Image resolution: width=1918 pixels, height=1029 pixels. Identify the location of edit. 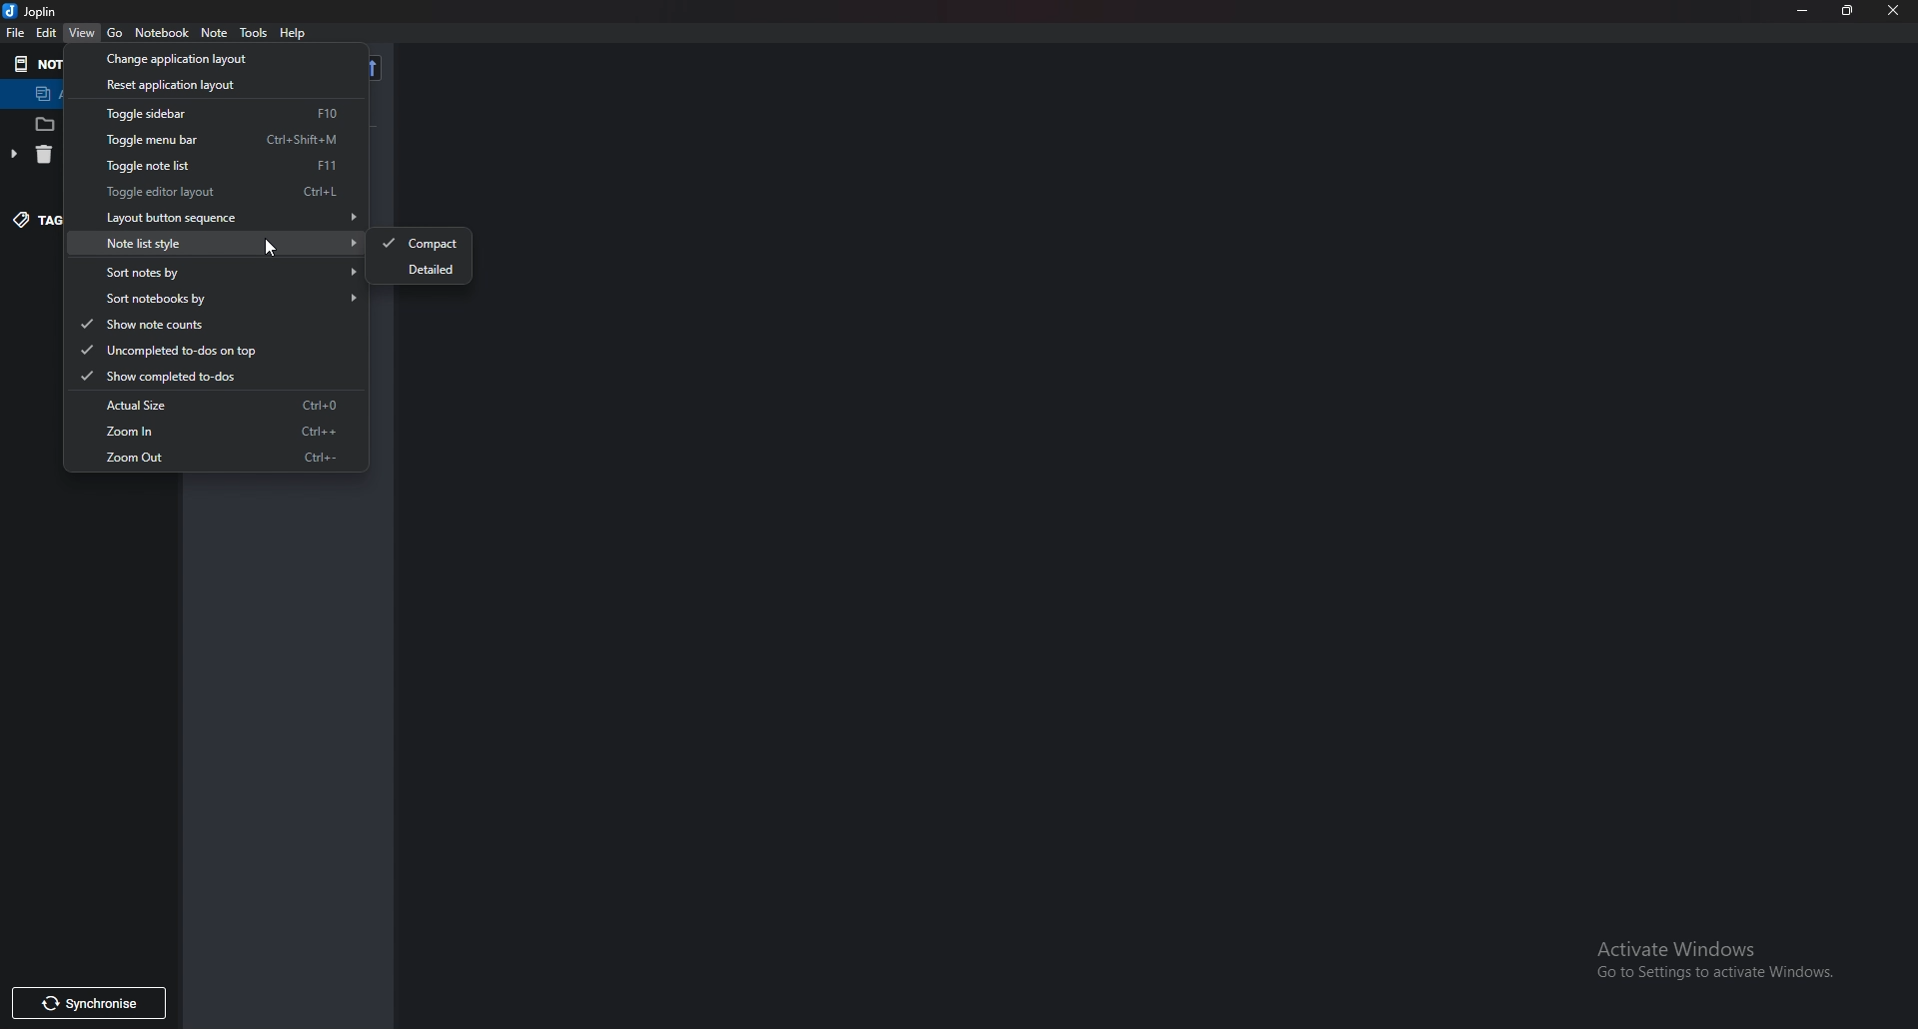
(46, 36).